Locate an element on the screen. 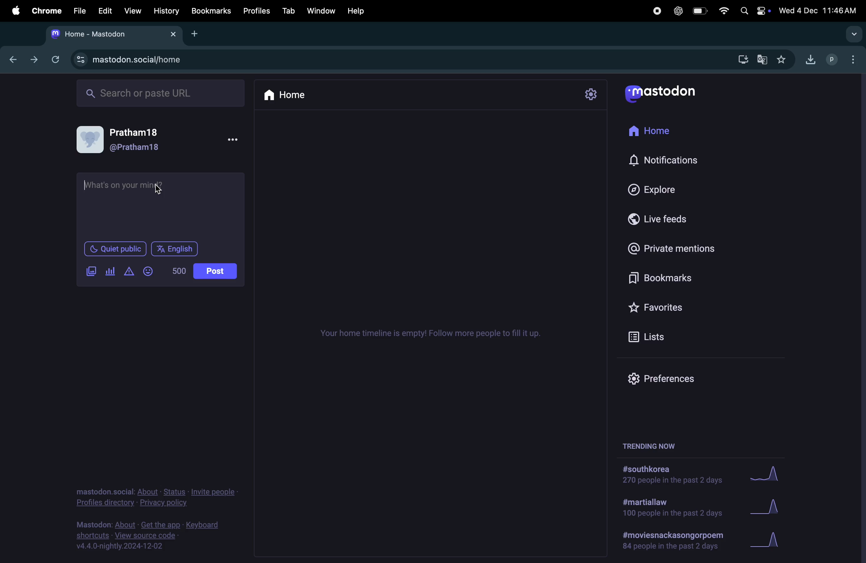 The image size is (866, 563). setting is located at coordinates (592, 96).